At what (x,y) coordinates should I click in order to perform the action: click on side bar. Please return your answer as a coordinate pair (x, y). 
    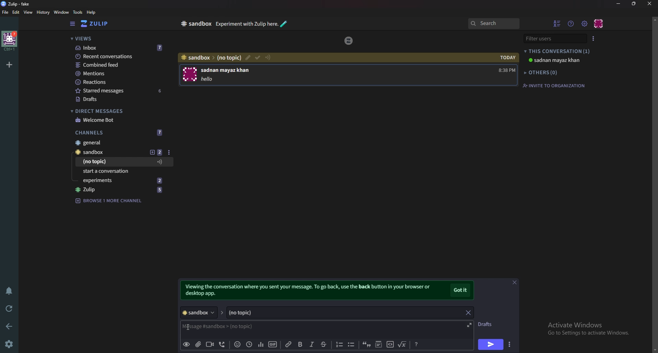
    Looking at the image, I should click on (73, 24).